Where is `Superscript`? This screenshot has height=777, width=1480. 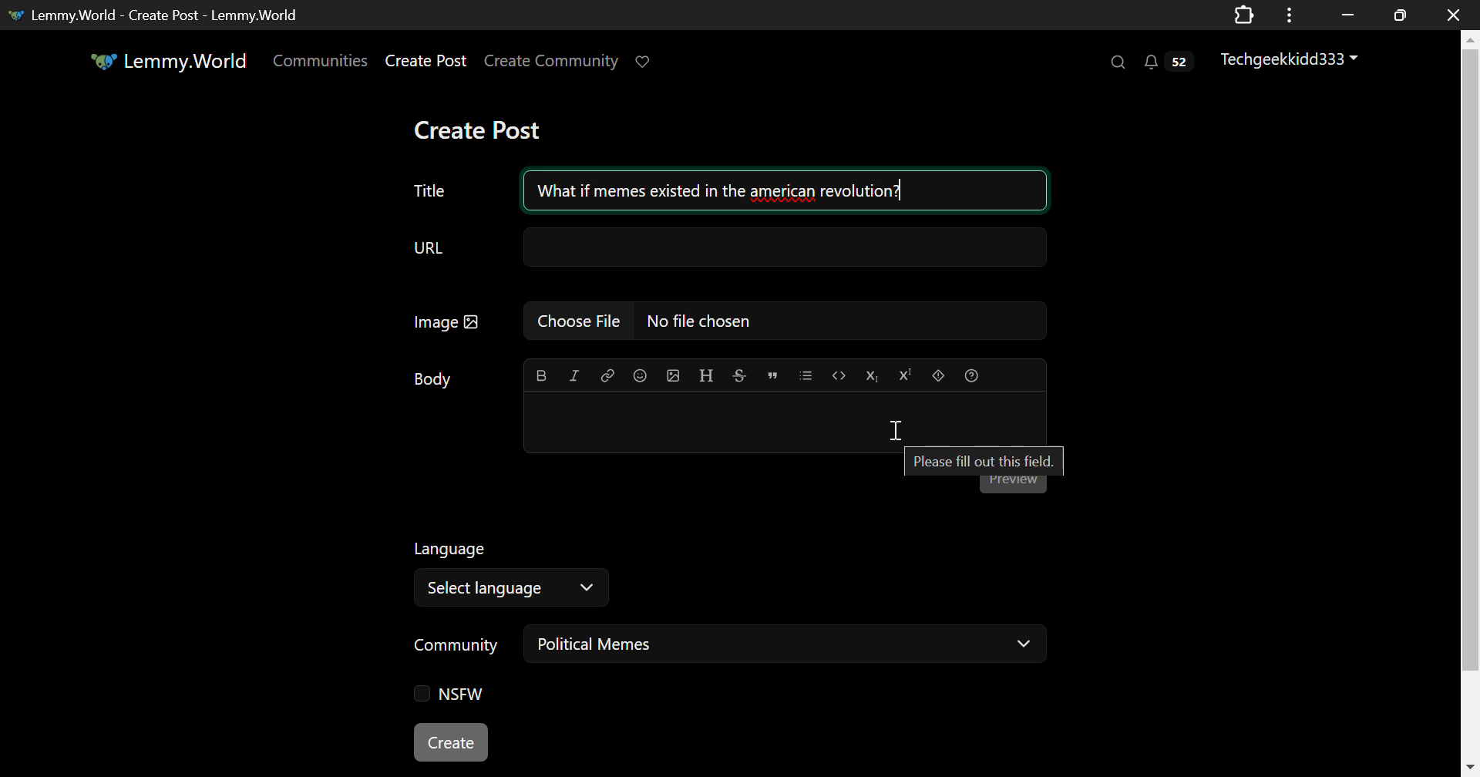
Superscript is located at coordinates (906, 375).